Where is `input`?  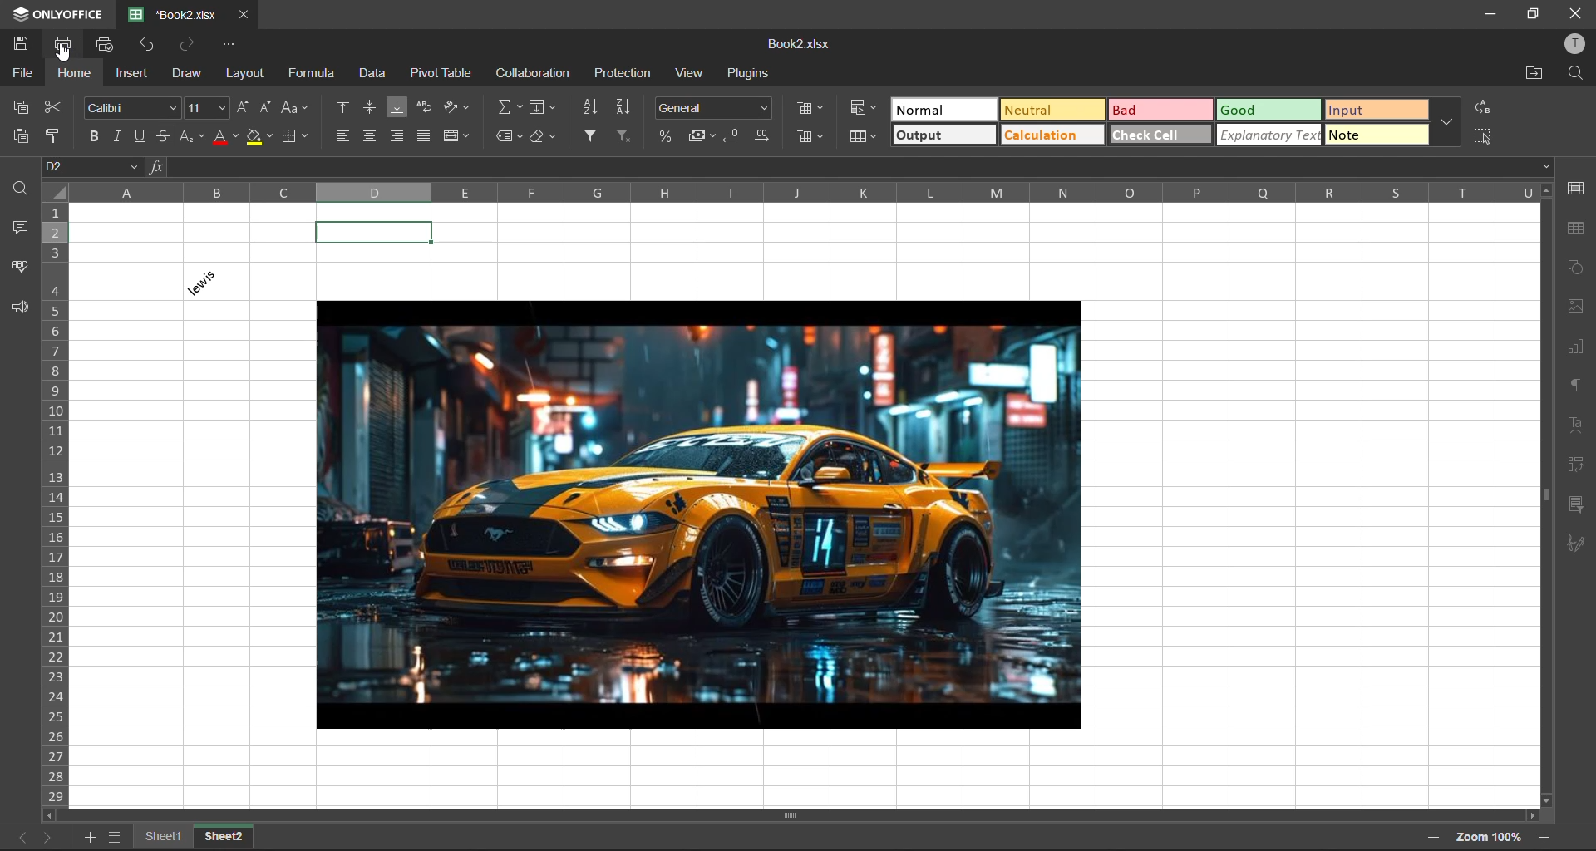 input is located at coordinates (1375, 112).